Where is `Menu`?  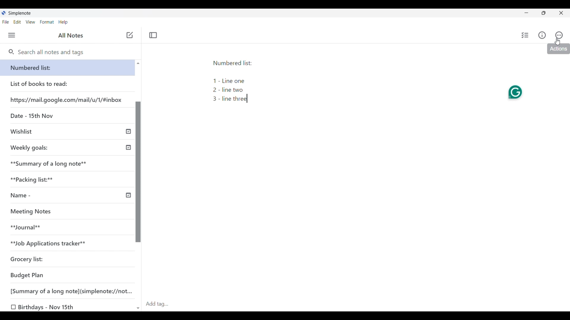
Menu is located at coordinates (12, 35).